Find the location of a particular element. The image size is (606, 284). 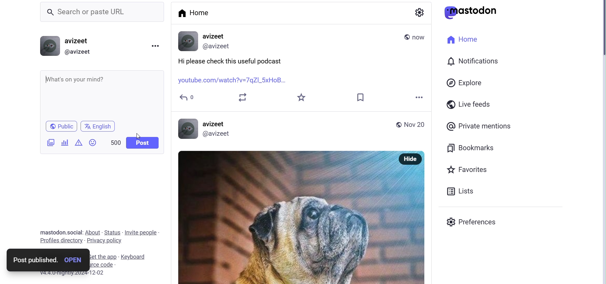

live feeds is located at coordinates (467, 104).